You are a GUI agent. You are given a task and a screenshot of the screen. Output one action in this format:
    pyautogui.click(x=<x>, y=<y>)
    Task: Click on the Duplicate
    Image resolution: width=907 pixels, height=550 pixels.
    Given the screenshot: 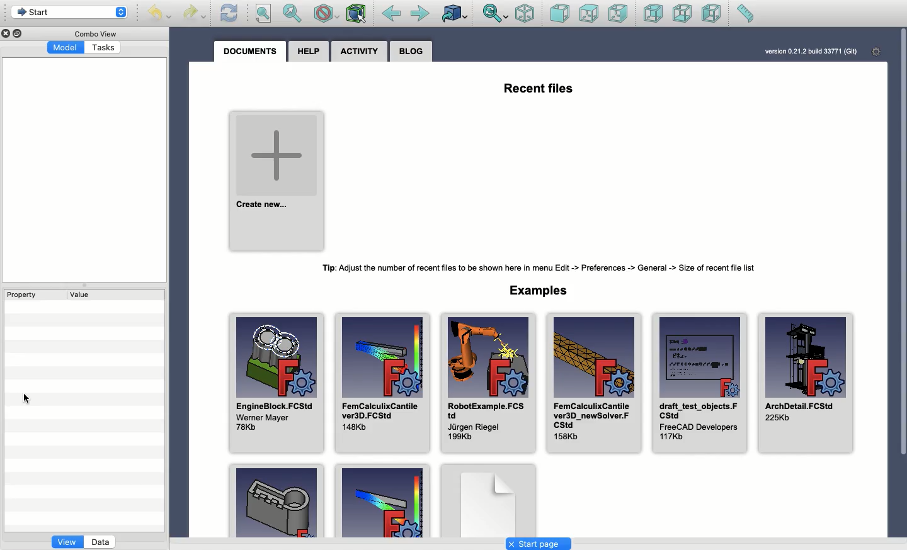 What is the action you would take?
    pyautogui.click(x=20, y=33)
    